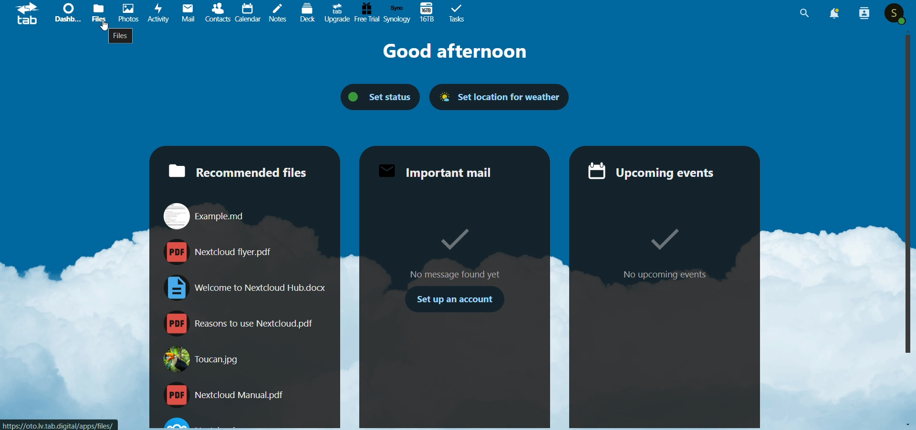 The image size is (916, 430). Describe the element at coordinates (366, 13) in the screenshot. I see `free trial` at that location.